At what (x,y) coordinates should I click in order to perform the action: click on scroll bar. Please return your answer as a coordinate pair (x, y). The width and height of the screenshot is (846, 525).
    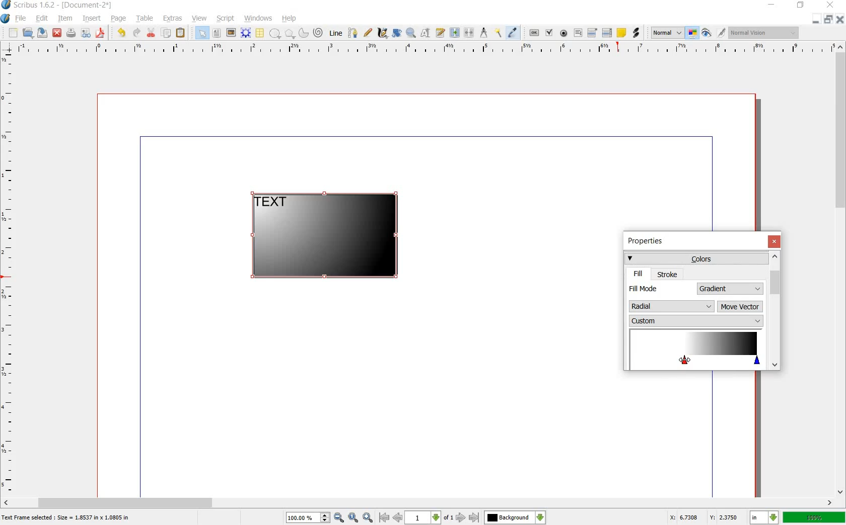
    Looking at the image, I should click on (419, 502).